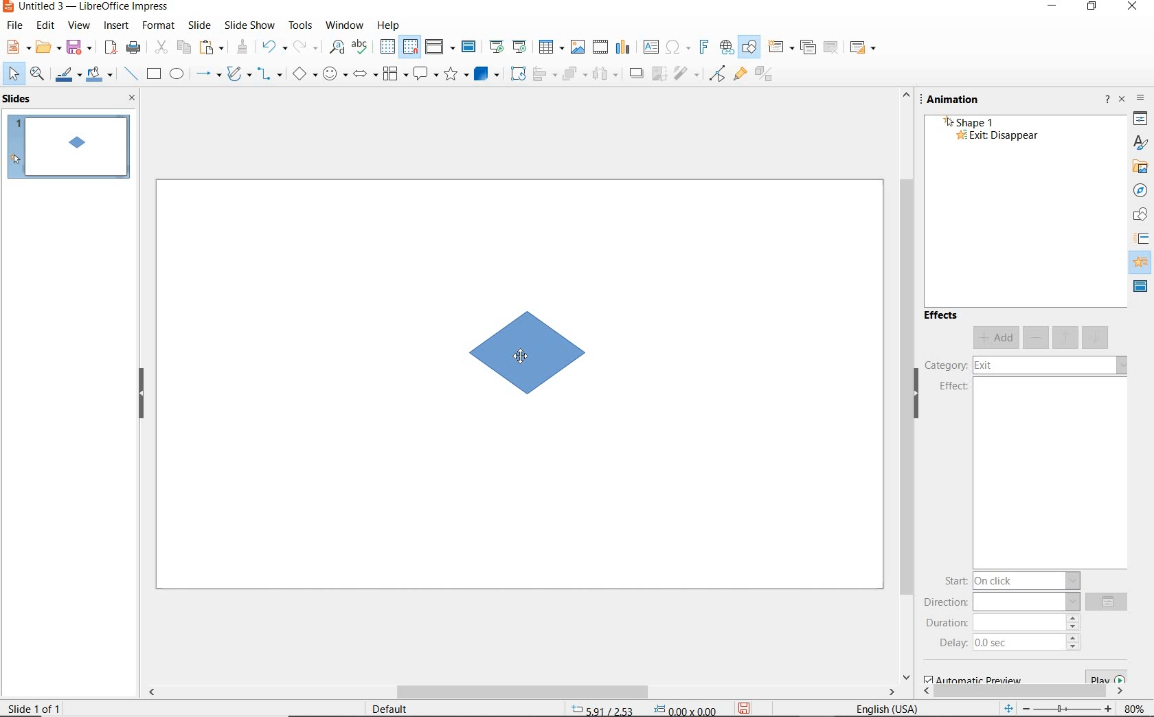 The image size is (1154, 717). What do you see at coordinates (68, 148) in the screenshot?
I see `slide 1` at bounding box center [68, 148].